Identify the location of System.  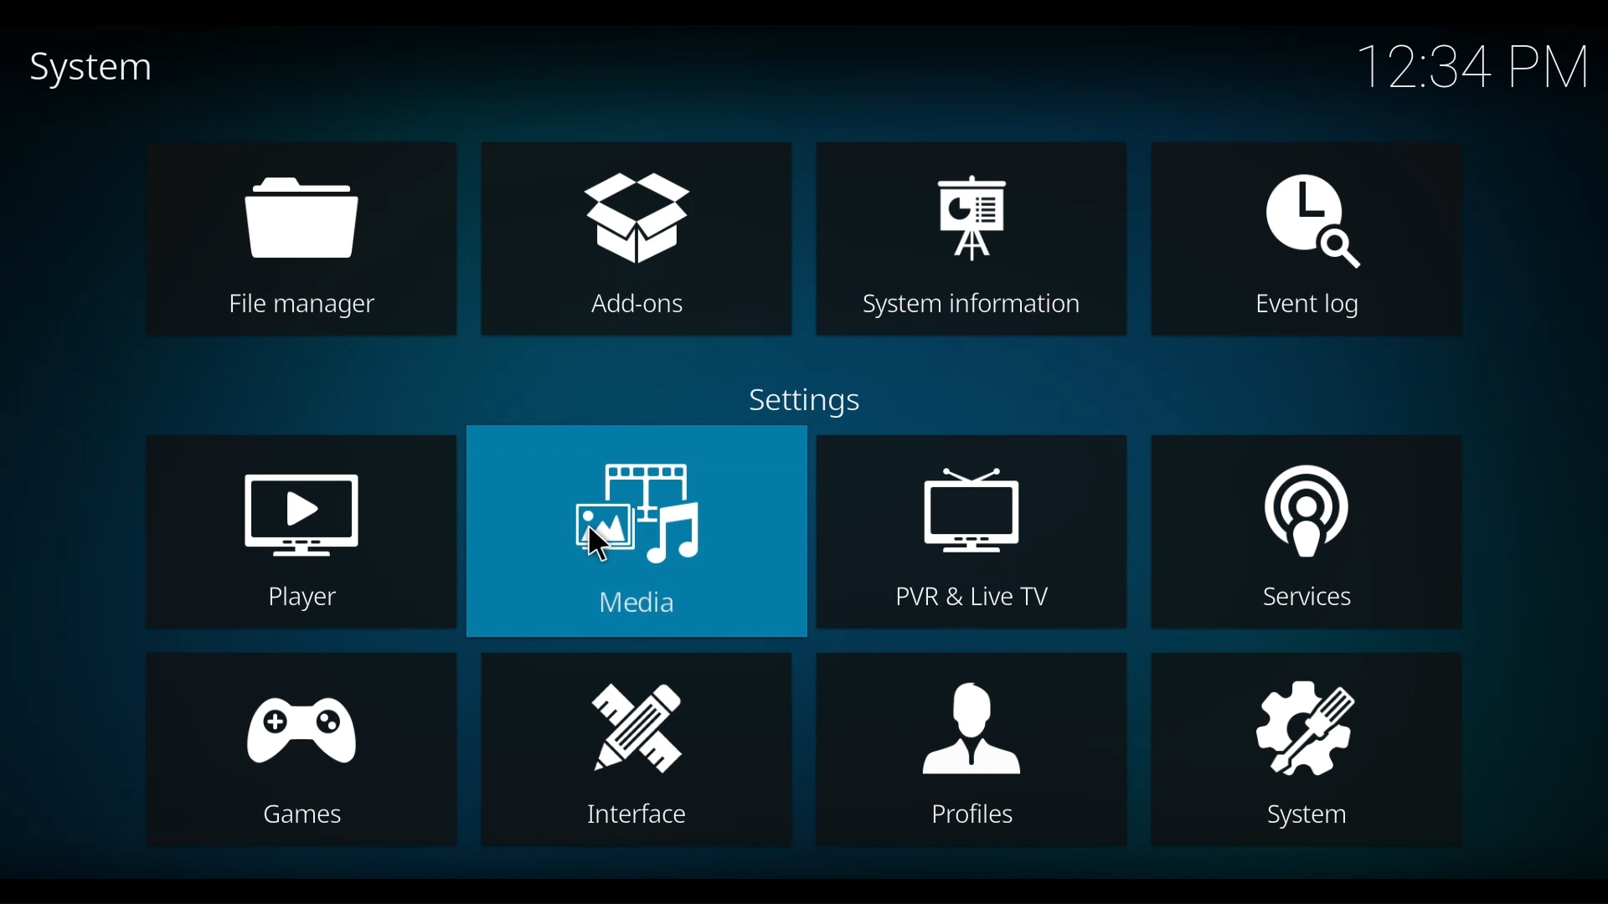
(89, 71).